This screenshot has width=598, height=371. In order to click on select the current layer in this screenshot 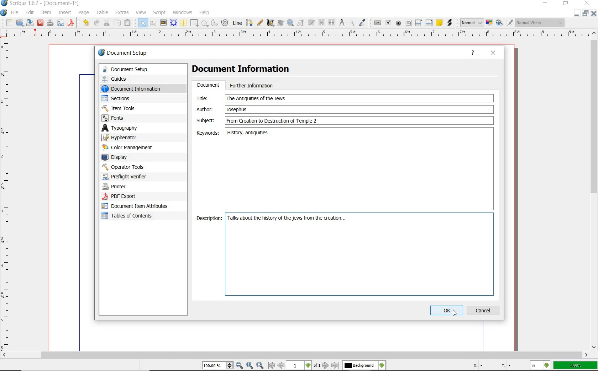, I will do `click(364, 365)`.